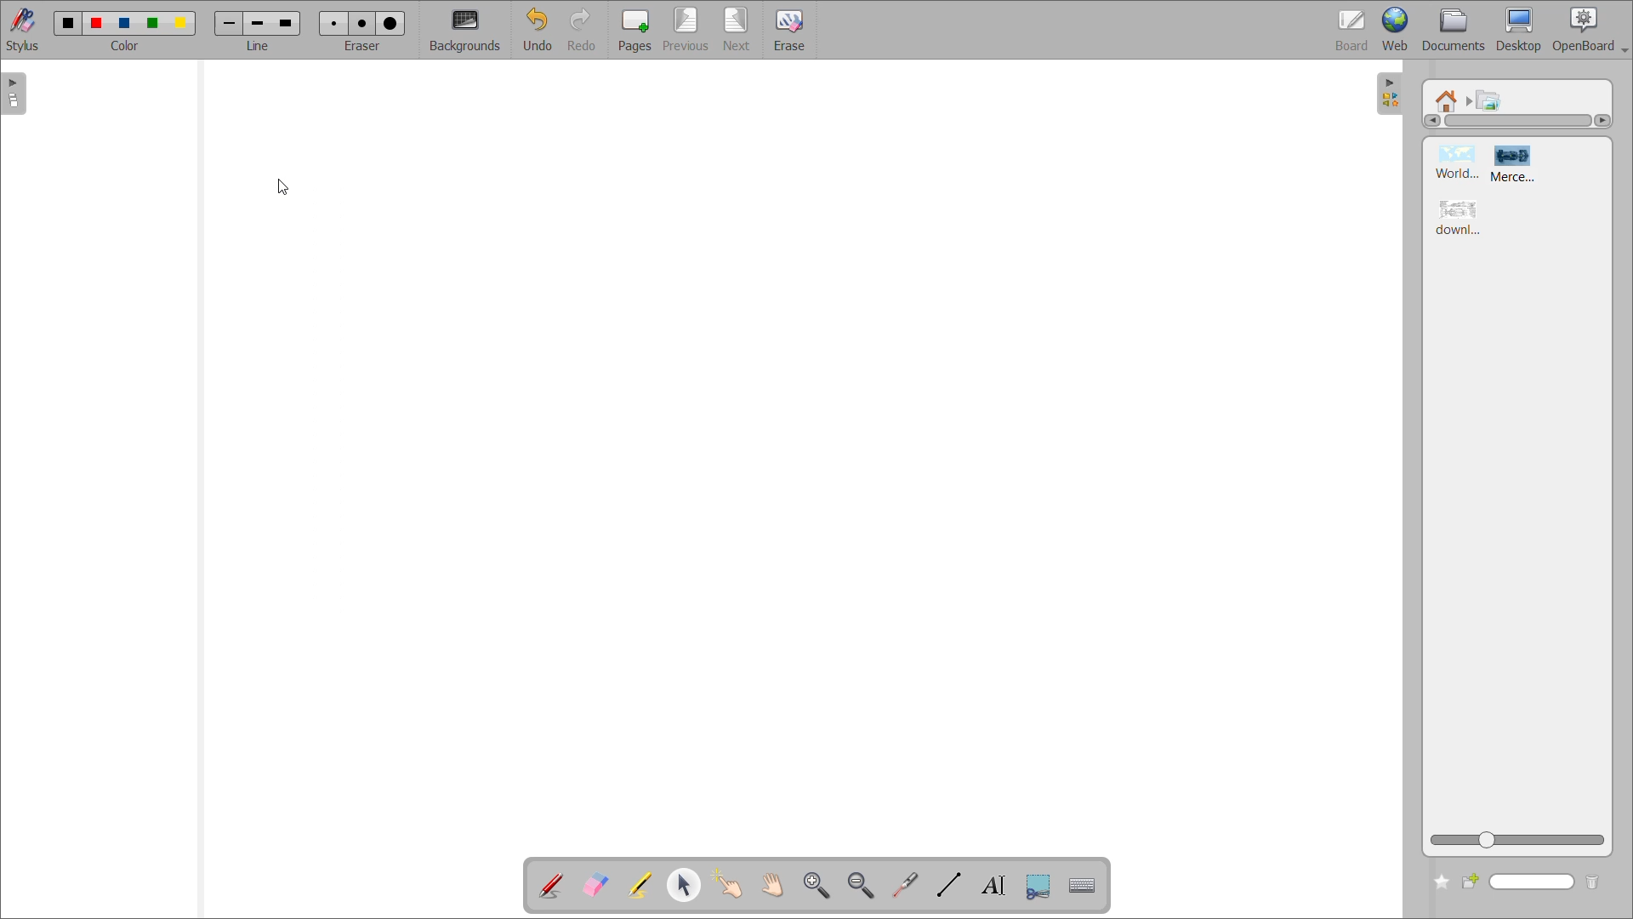 Image resolution: width=1633 pixels, height=919 pixels. Describe the element at coordinates (467, 28) in the screenshot. I see `background` at that location.